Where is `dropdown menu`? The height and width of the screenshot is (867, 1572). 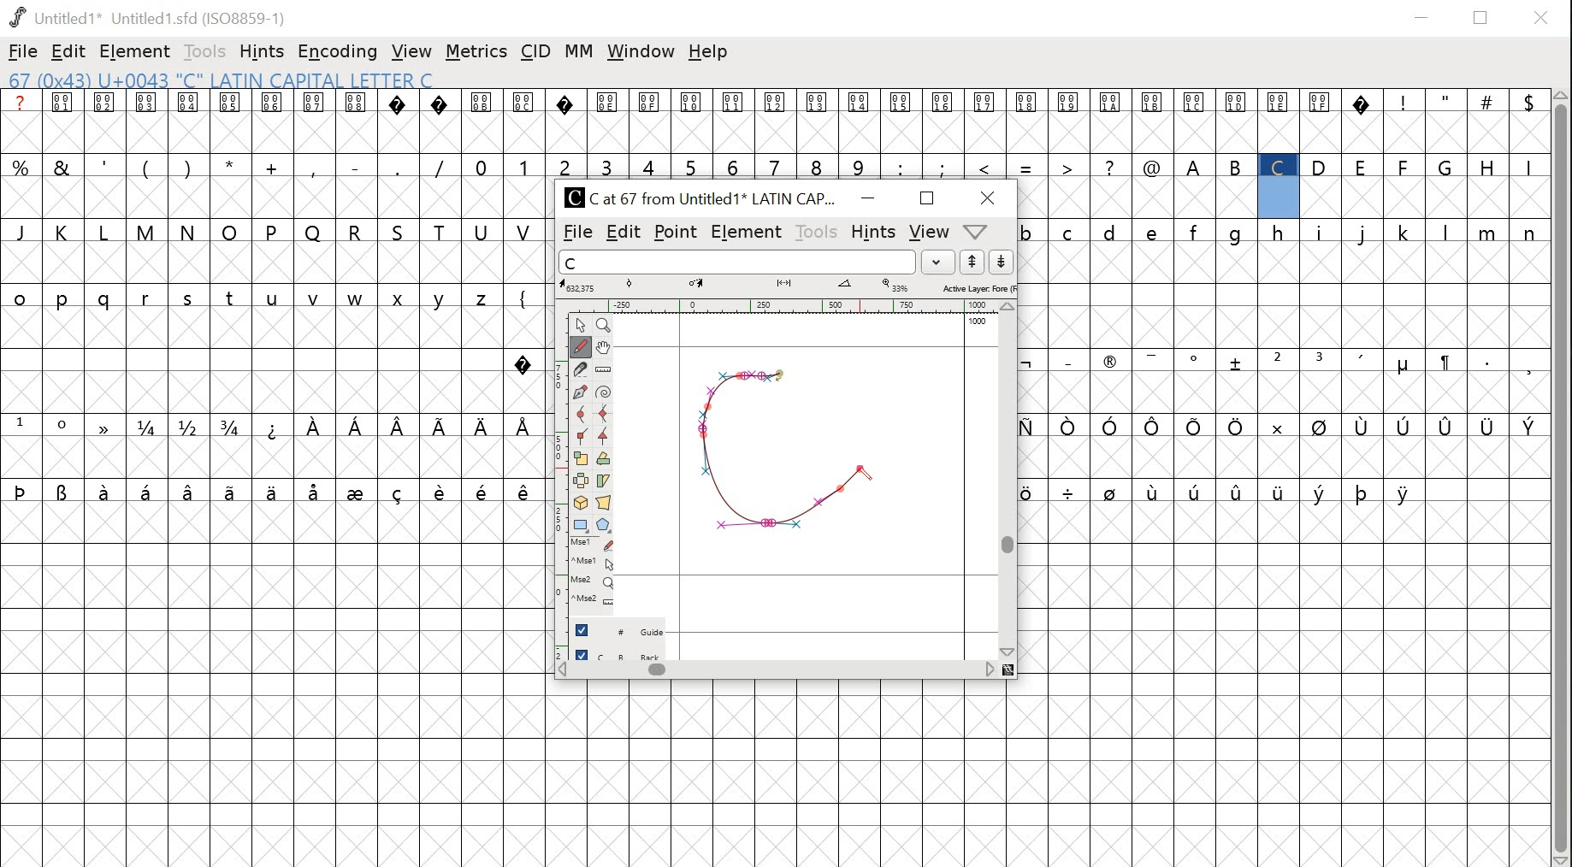 dropdown menu is located at coordinates (937, 262).